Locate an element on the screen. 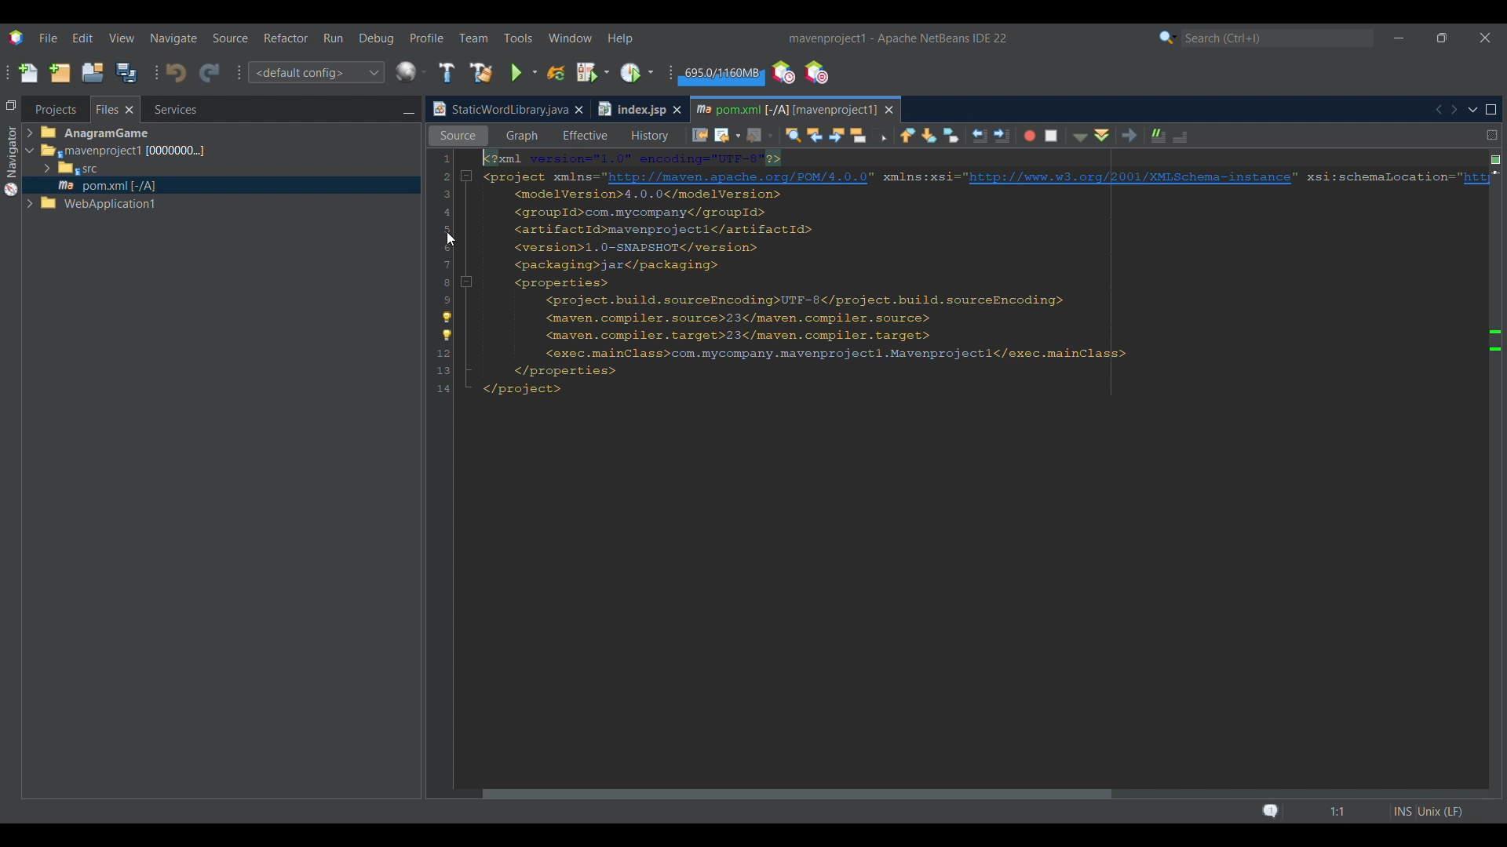  Reload is located at coordinates (556, 73).